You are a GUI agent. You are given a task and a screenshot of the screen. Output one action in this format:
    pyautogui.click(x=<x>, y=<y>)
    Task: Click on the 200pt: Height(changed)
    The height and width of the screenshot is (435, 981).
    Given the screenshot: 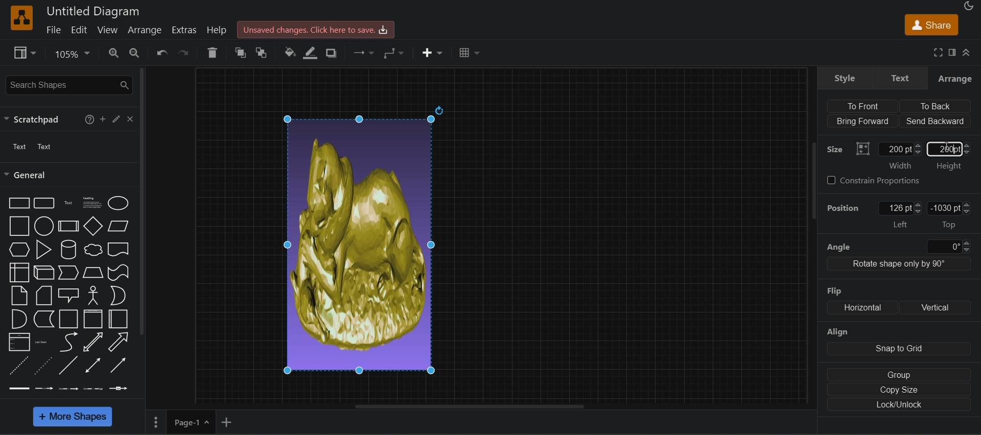 What is the action you would take?
    pyautogui.click(x=952, y=155)
    